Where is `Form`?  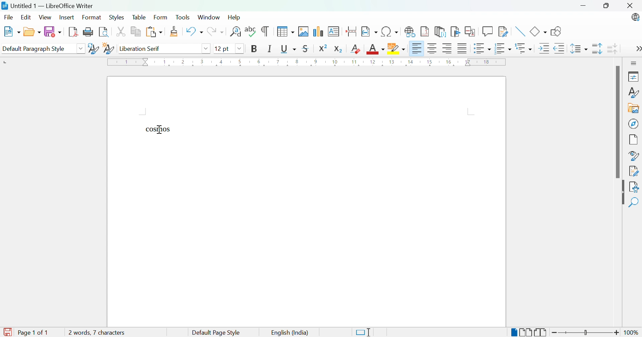
Form is located at coordinates (160, 17).